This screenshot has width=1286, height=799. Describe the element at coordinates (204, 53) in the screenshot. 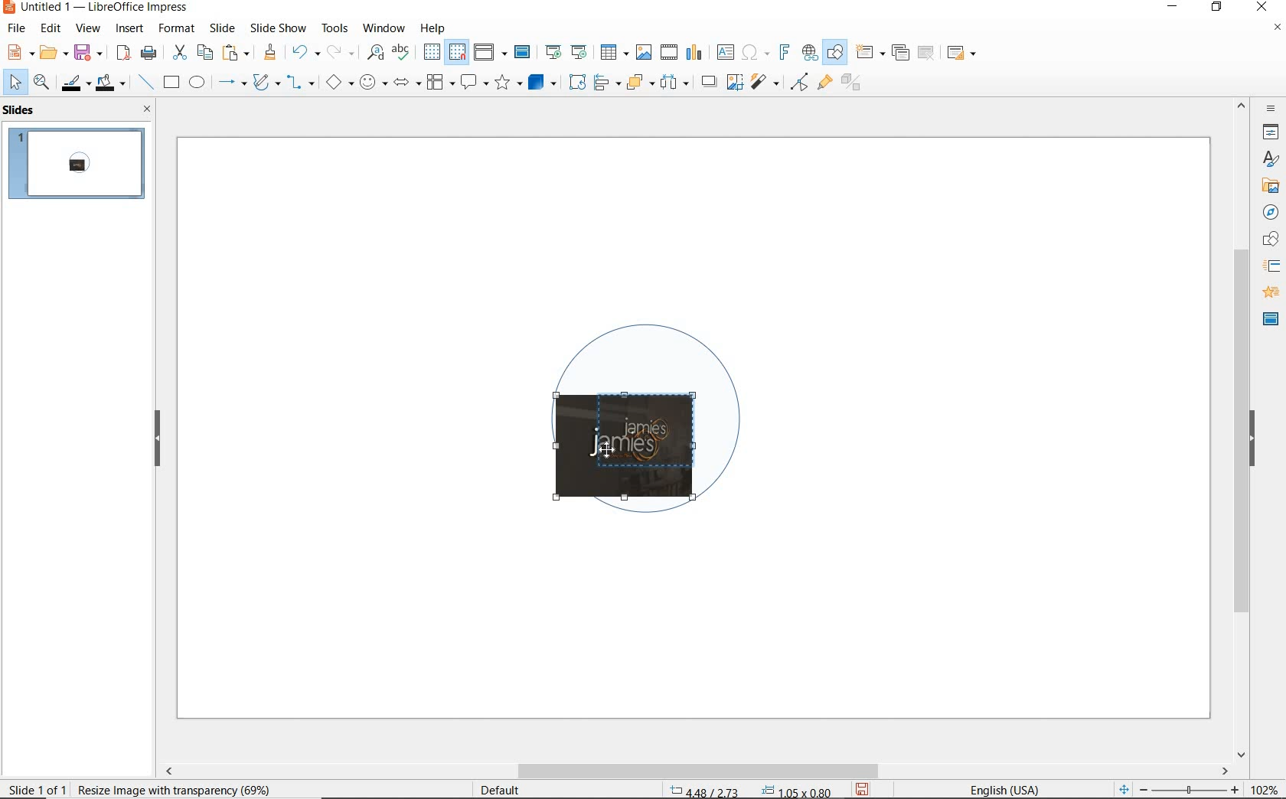

I see `copy` at that location.